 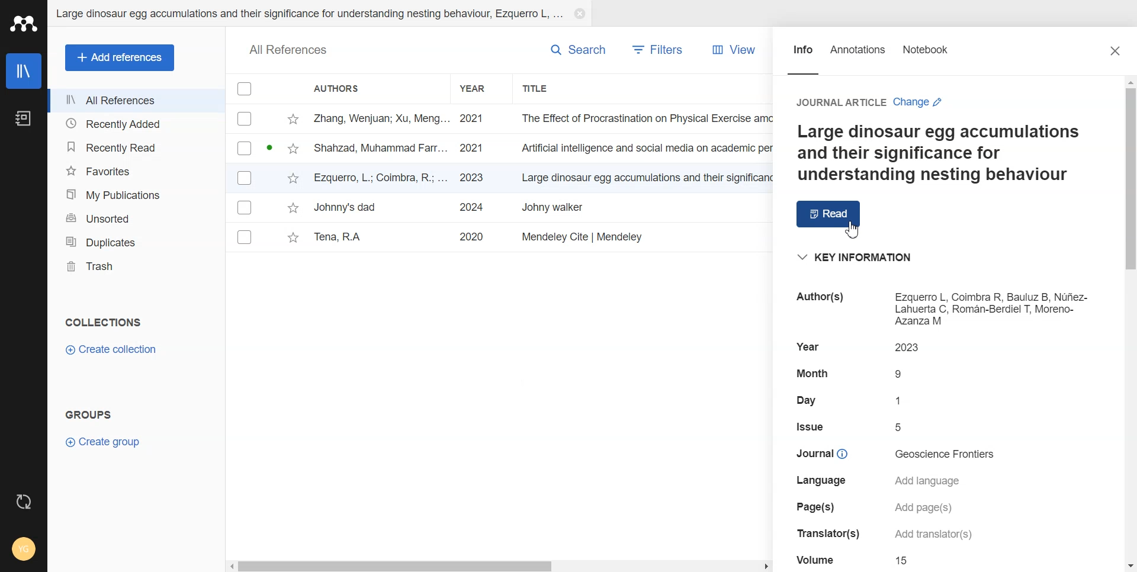 What do you see at coordinates (810, 426) in the screenshot?
I see `text` at bounding box center [810, 426].